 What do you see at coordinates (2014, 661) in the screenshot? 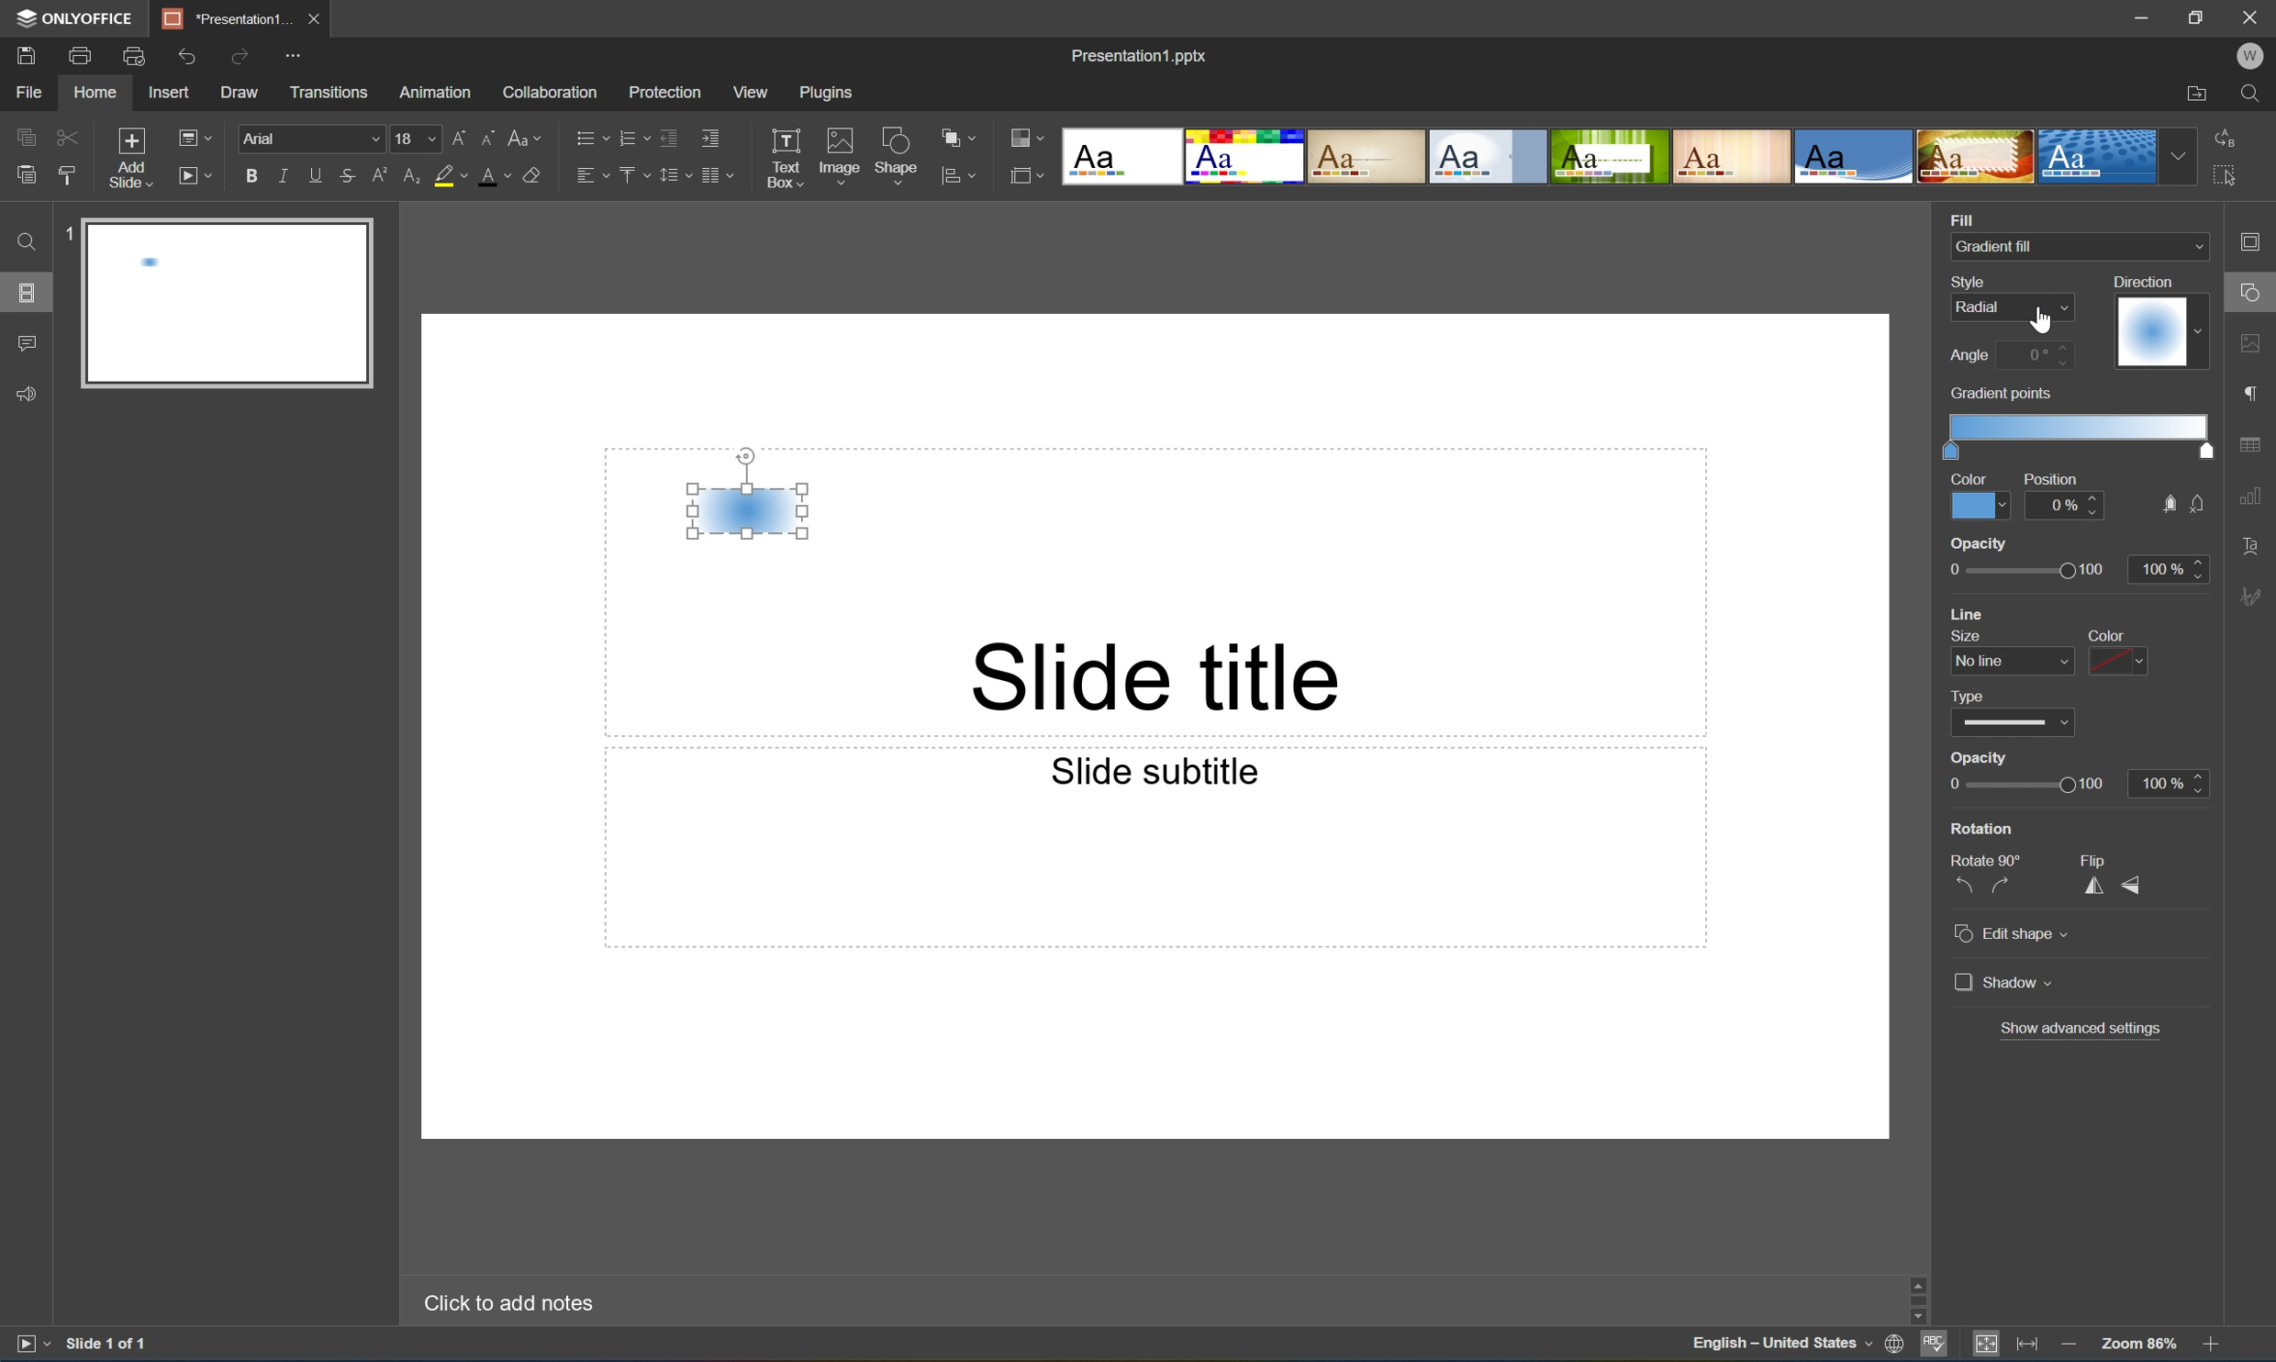
I see `line size dropdown` at bounding box center [2014, 661].